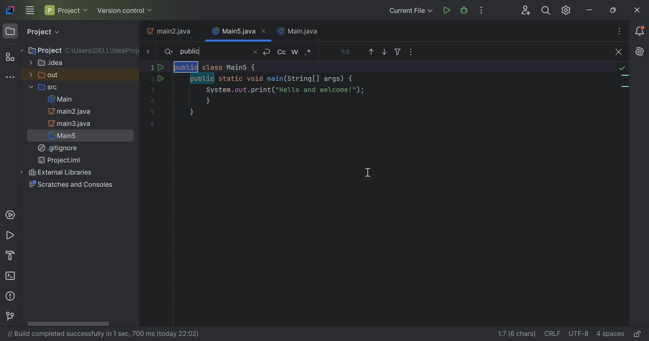 The width and height of the screenshot is (649, 341). What do you see at coordinates (638, 335) in the screenshot?
I see `Make file read-only` at bounding box center [638, 335].